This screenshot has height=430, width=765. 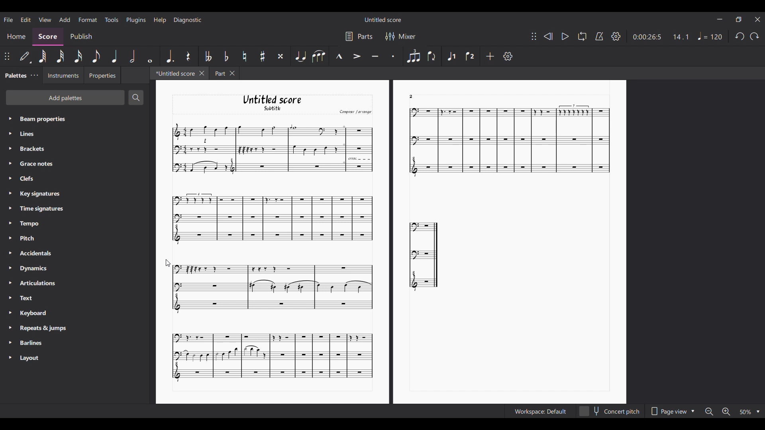 I want to click on > Articulations, so click(x=34, y=285).